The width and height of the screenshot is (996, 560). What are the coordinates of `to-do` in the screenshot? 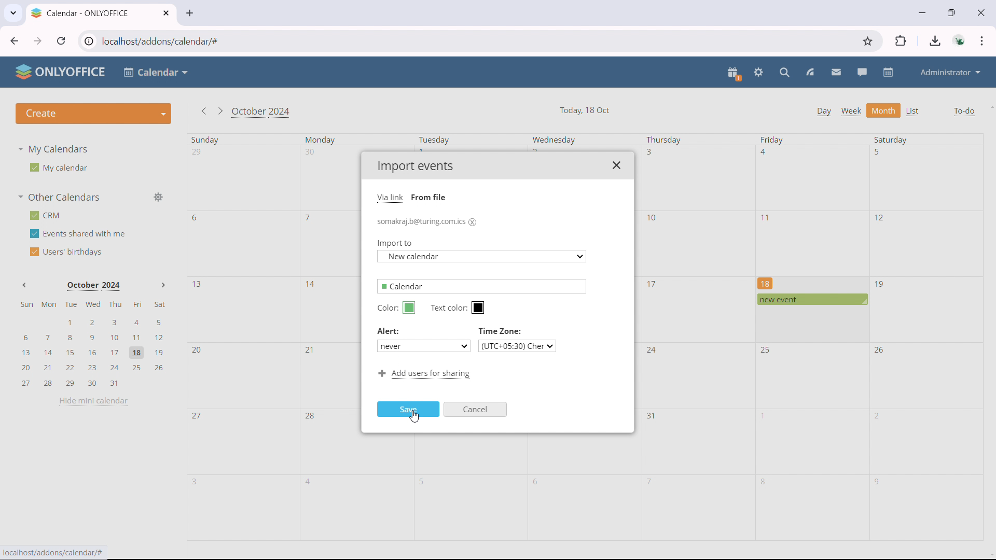 It's located at (964, 111).